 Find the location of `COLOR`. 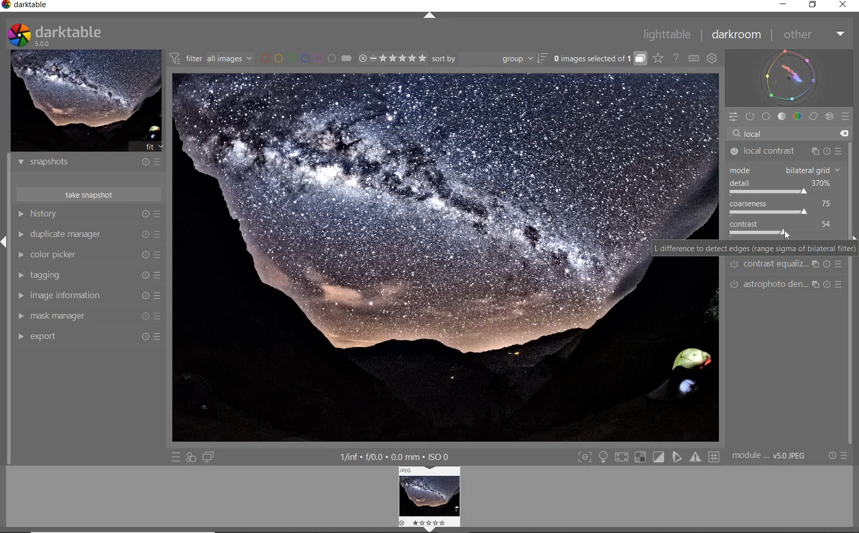

COLOR is located at coordinates (798, 117).